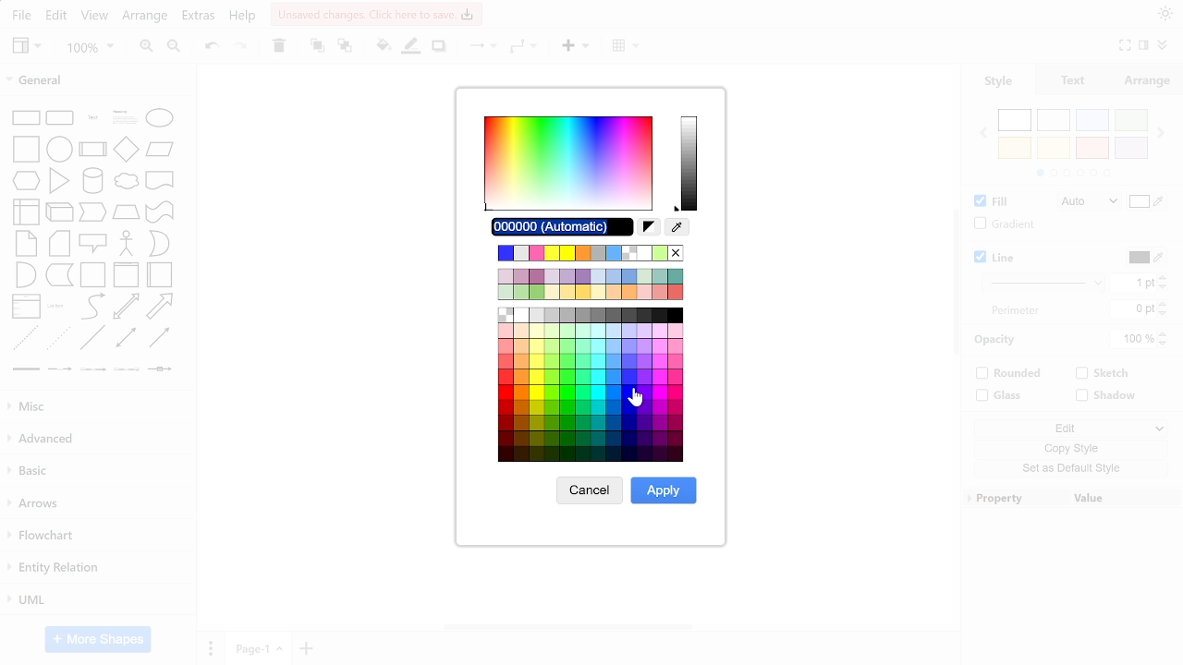 This screenshot has width=1183, height=665. What do you see at coordinates (1014, 498) in the screenshot?
I see `property` at bounding box center [1014, 498].